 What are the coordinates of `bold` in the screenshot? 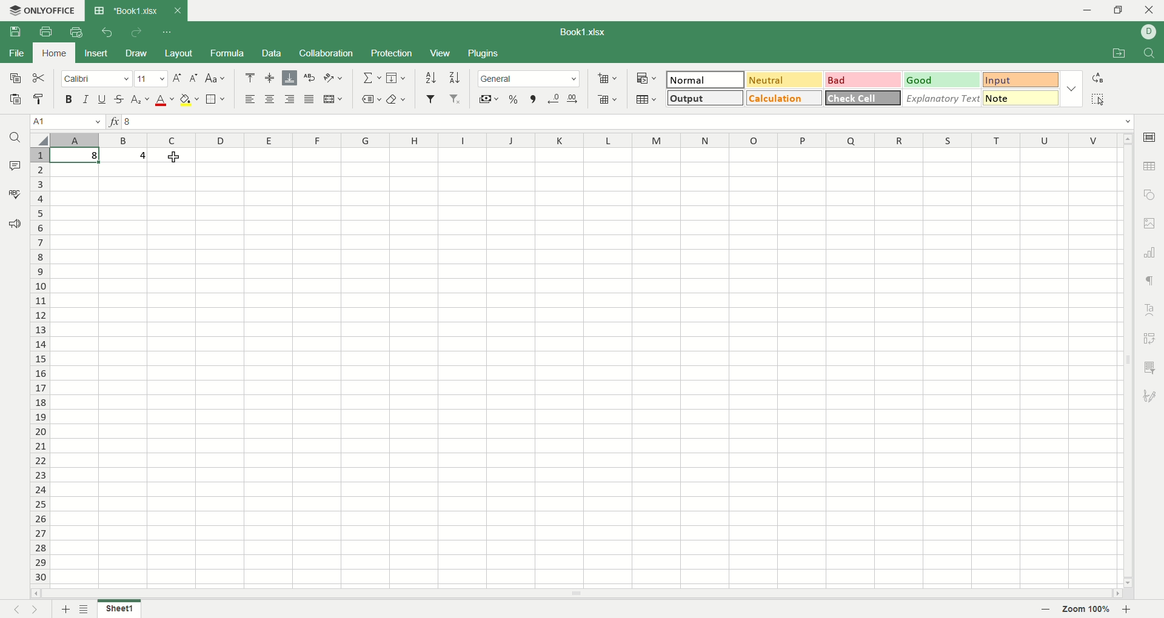 It's located at (69, 99).